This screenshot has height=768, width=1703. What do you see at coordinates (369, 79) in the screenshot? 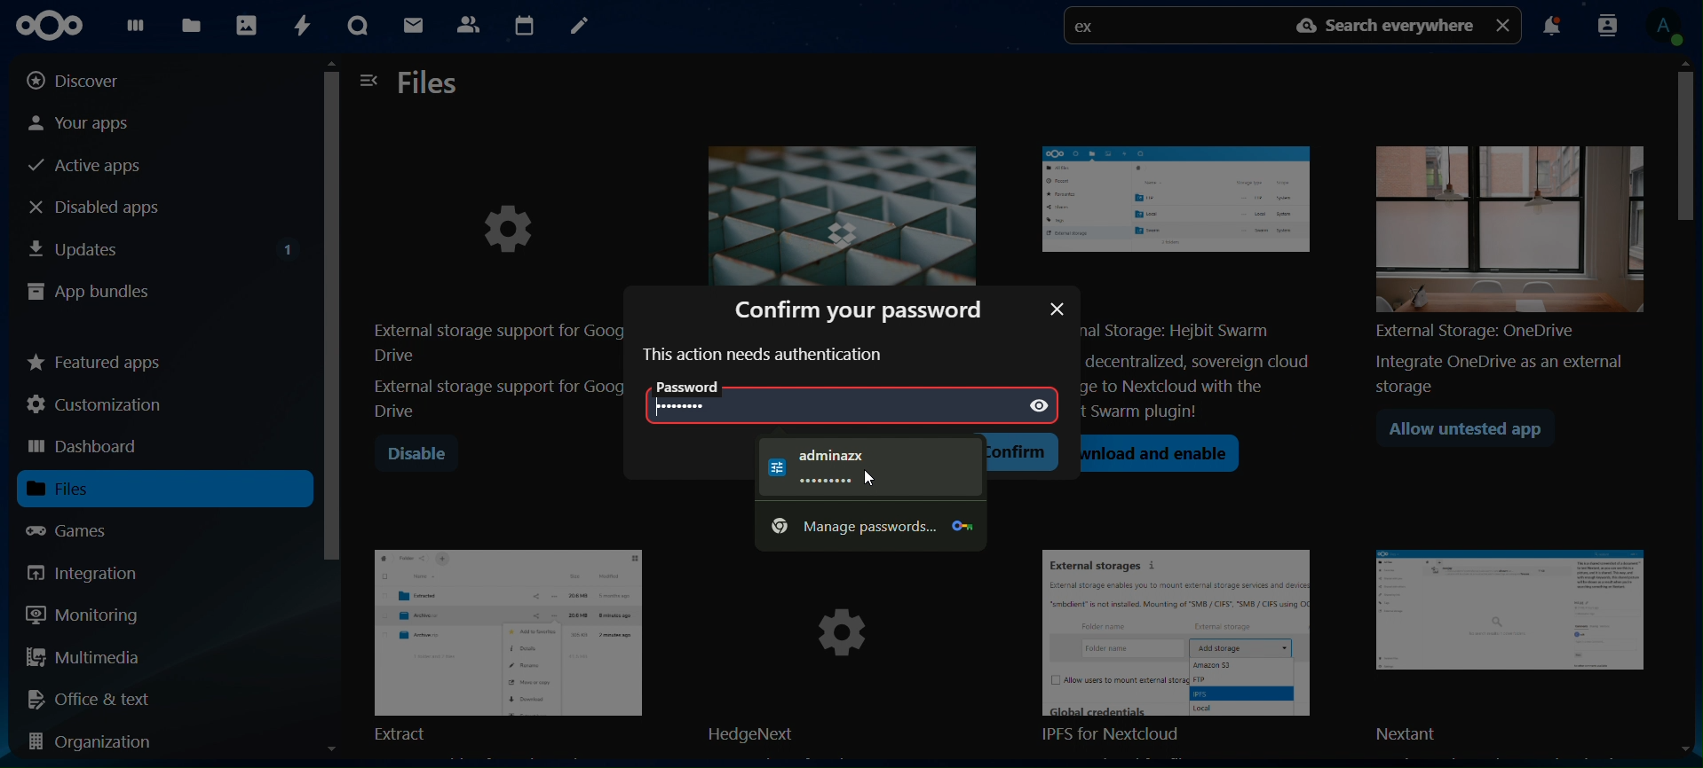
I see `close navigation` at bounding box center [369, 79].